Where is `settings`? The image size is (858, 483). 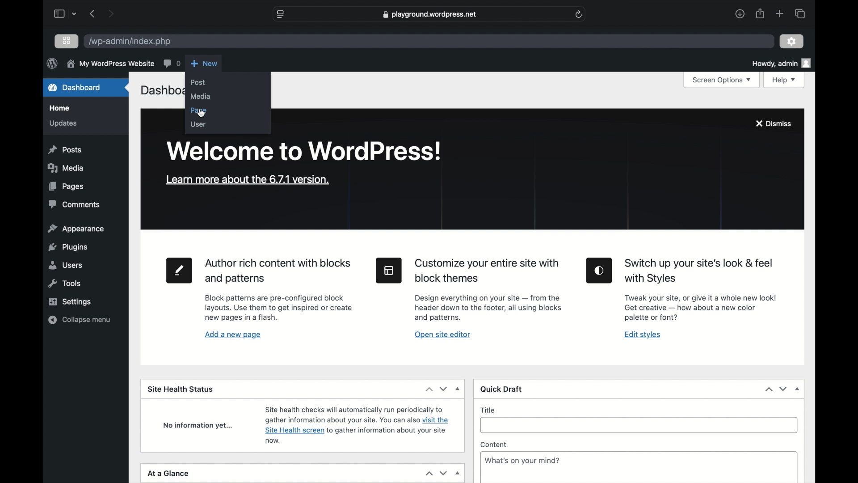
settings is located at coordinates (69, 301).